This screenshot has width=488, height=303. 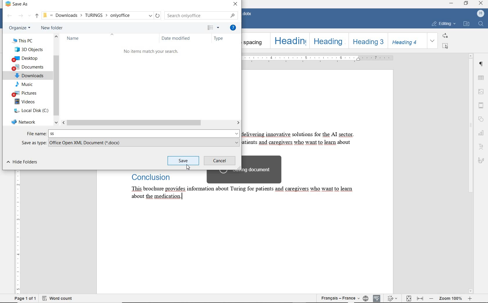 What do you see at coordinates (25, 121) in the screenshot?
I see `NETWORK` at bounding box center [25, 121].